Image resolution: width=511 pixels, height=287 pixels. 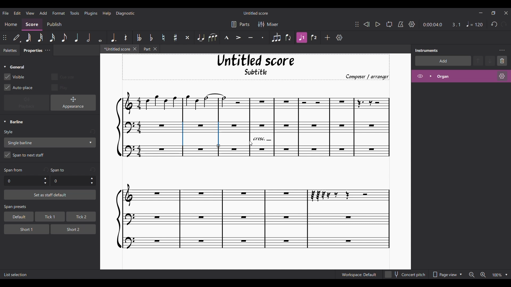 What do you see at coordinates (339, 37) in the screenshot?
I see `Customize toolbar` at bounding box center [339, 37].